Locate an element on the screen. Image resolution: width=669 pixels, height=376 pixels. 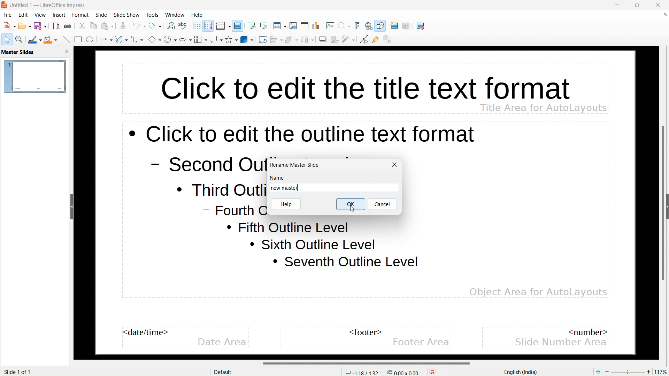
name is located at coordinates (279, 178).